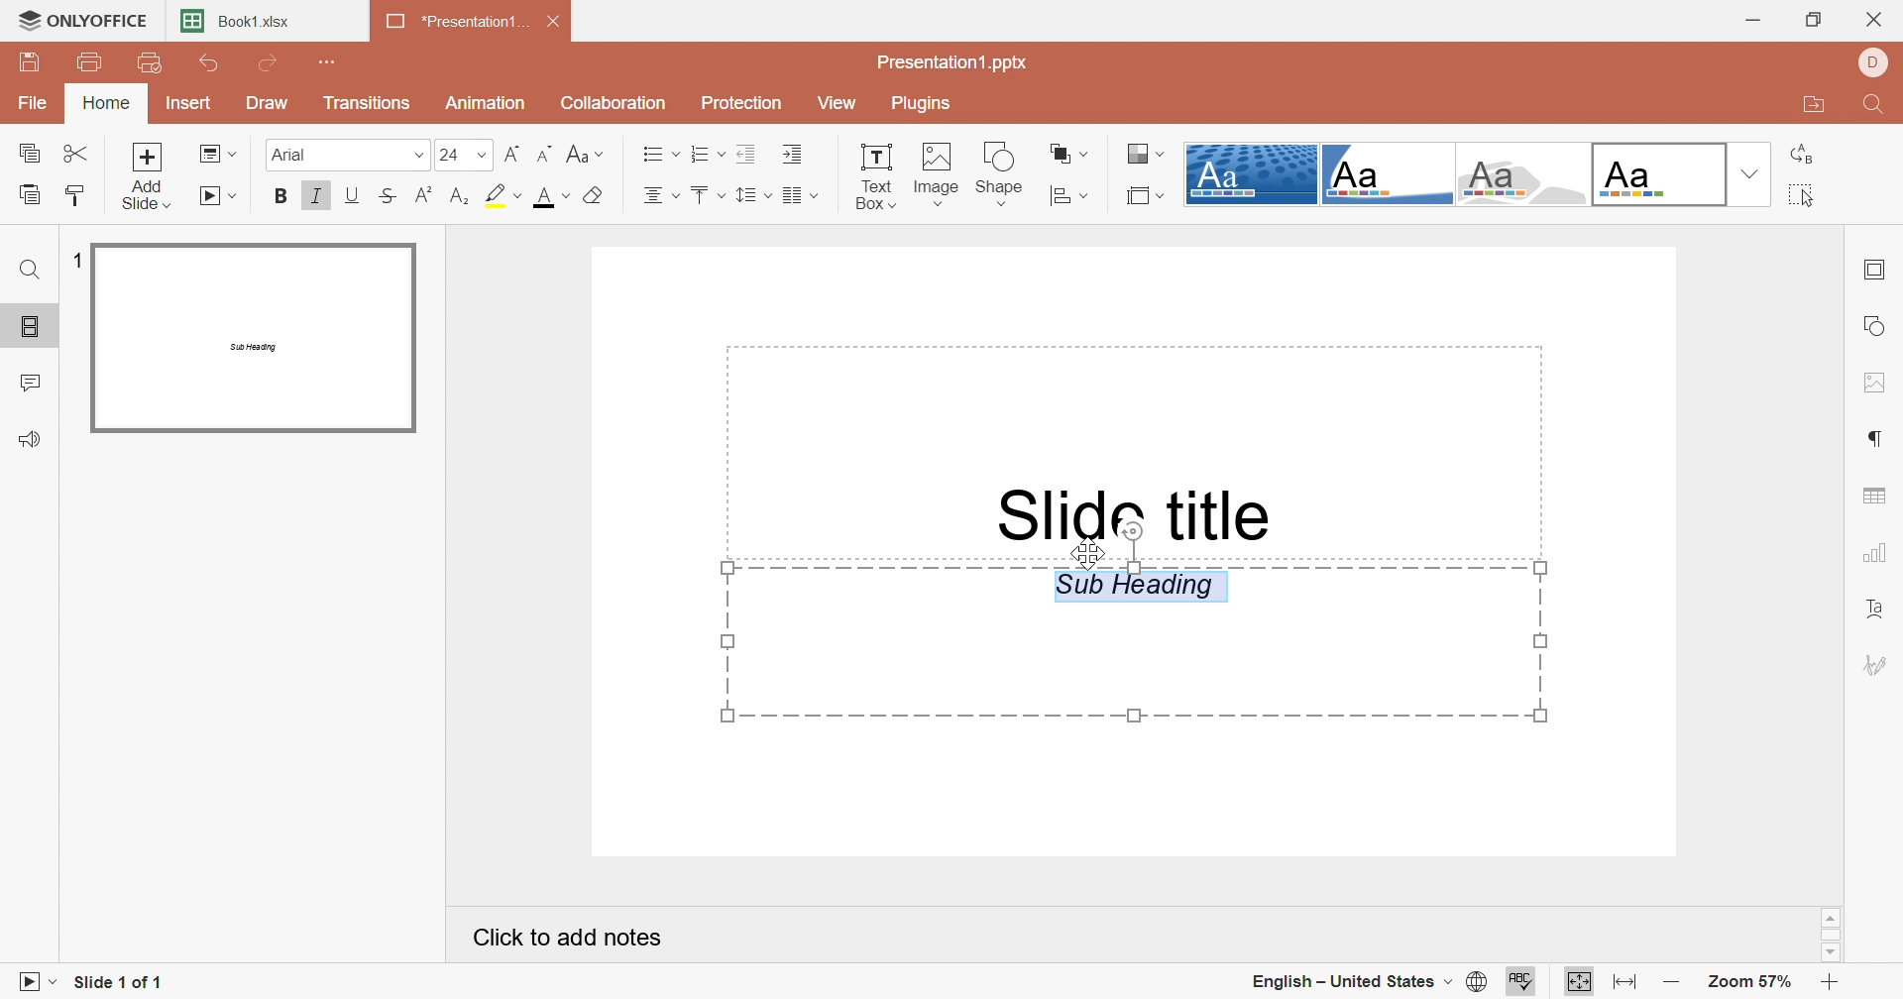  I want to click on Protection, so click(746, 104).